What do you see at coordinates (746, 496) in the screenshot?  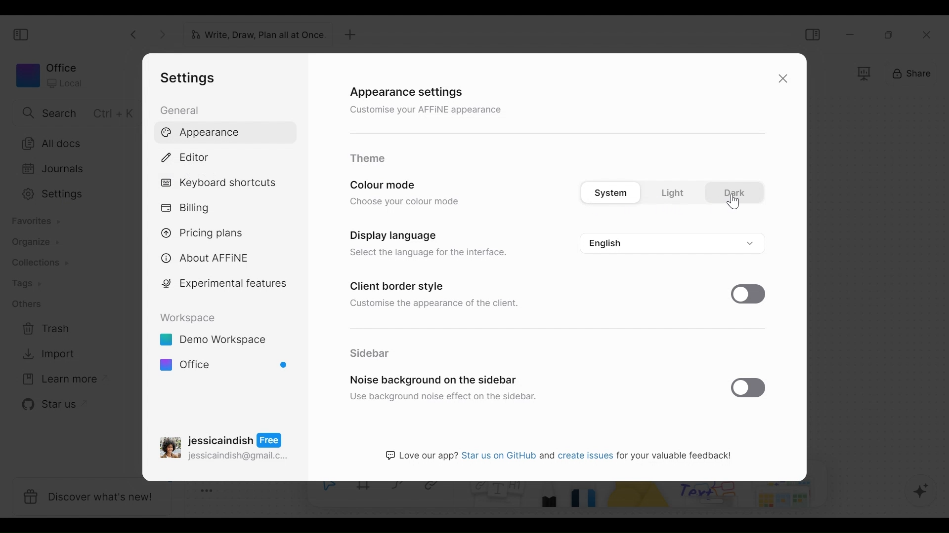 I see `Others` at bounding box center [746, 496].